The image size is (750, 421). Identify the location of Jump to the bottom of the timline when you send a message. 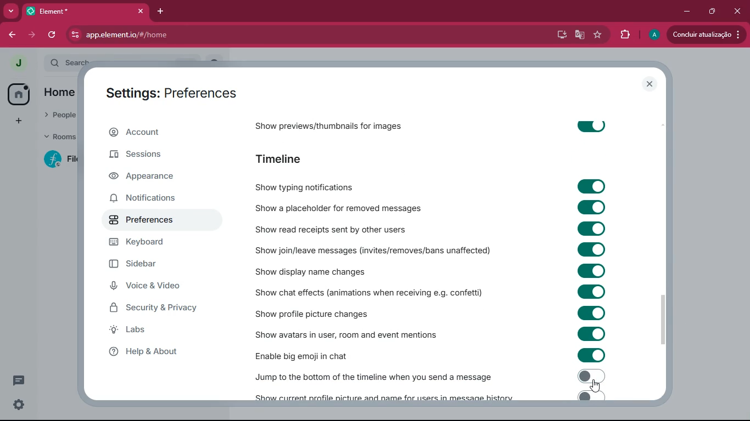
(373, 377).